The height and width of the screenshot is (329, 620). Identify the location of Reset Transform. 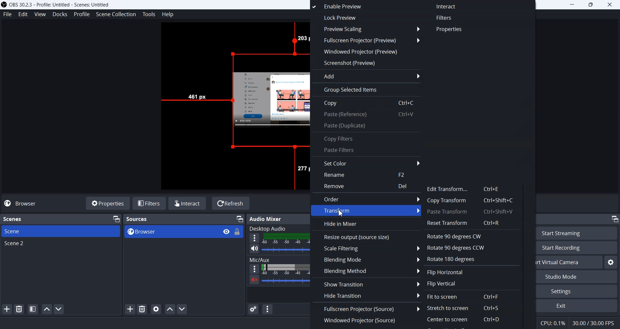
(471, 223).